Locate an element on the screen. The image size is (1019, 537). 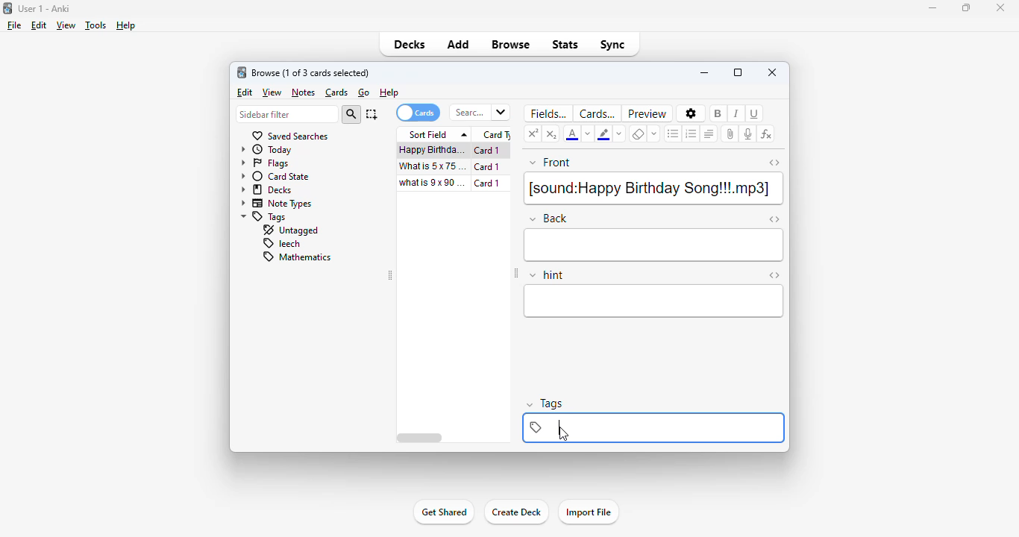
toggle HTML editor is located at coordinates (774, 163).